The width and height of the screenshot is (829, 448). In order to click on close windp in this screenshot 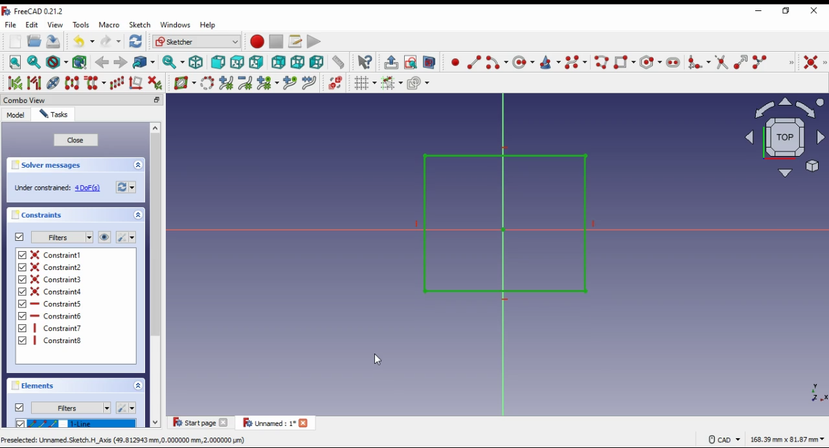, I will do `click(815, 10)`.